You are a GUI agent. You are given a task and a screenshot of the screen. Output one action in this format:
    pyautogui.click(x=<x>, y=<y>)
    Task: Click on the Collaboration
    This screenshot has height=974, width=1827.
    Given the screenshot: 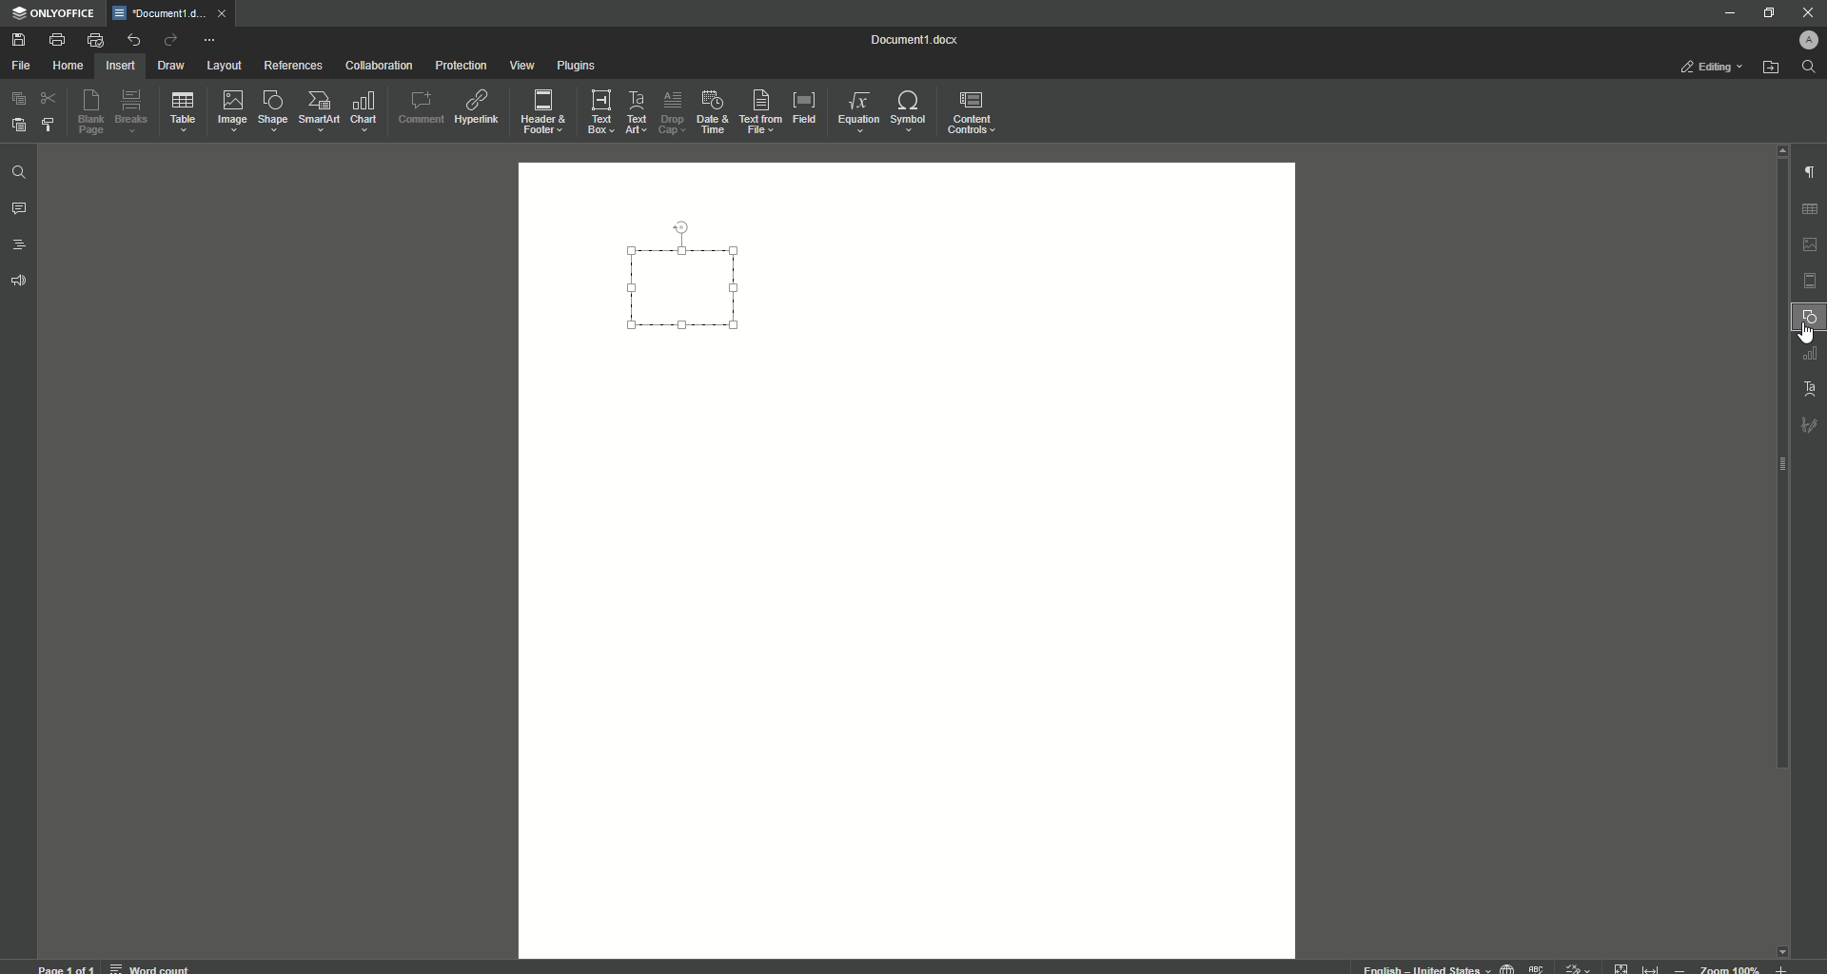 What is the action you would take?
    pyautogui.click(x=379, y=68)
    